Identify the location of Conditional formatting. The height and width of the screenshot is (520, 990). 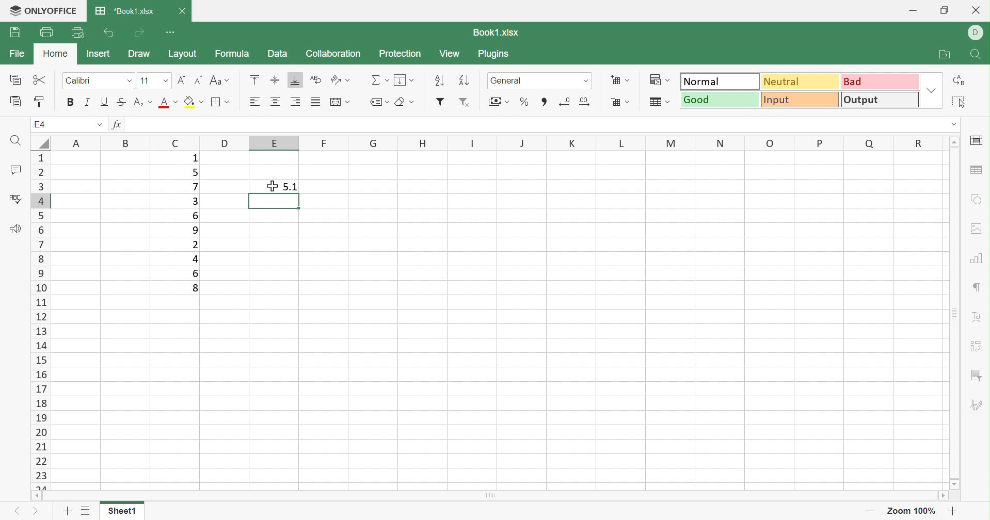
(662, 79).